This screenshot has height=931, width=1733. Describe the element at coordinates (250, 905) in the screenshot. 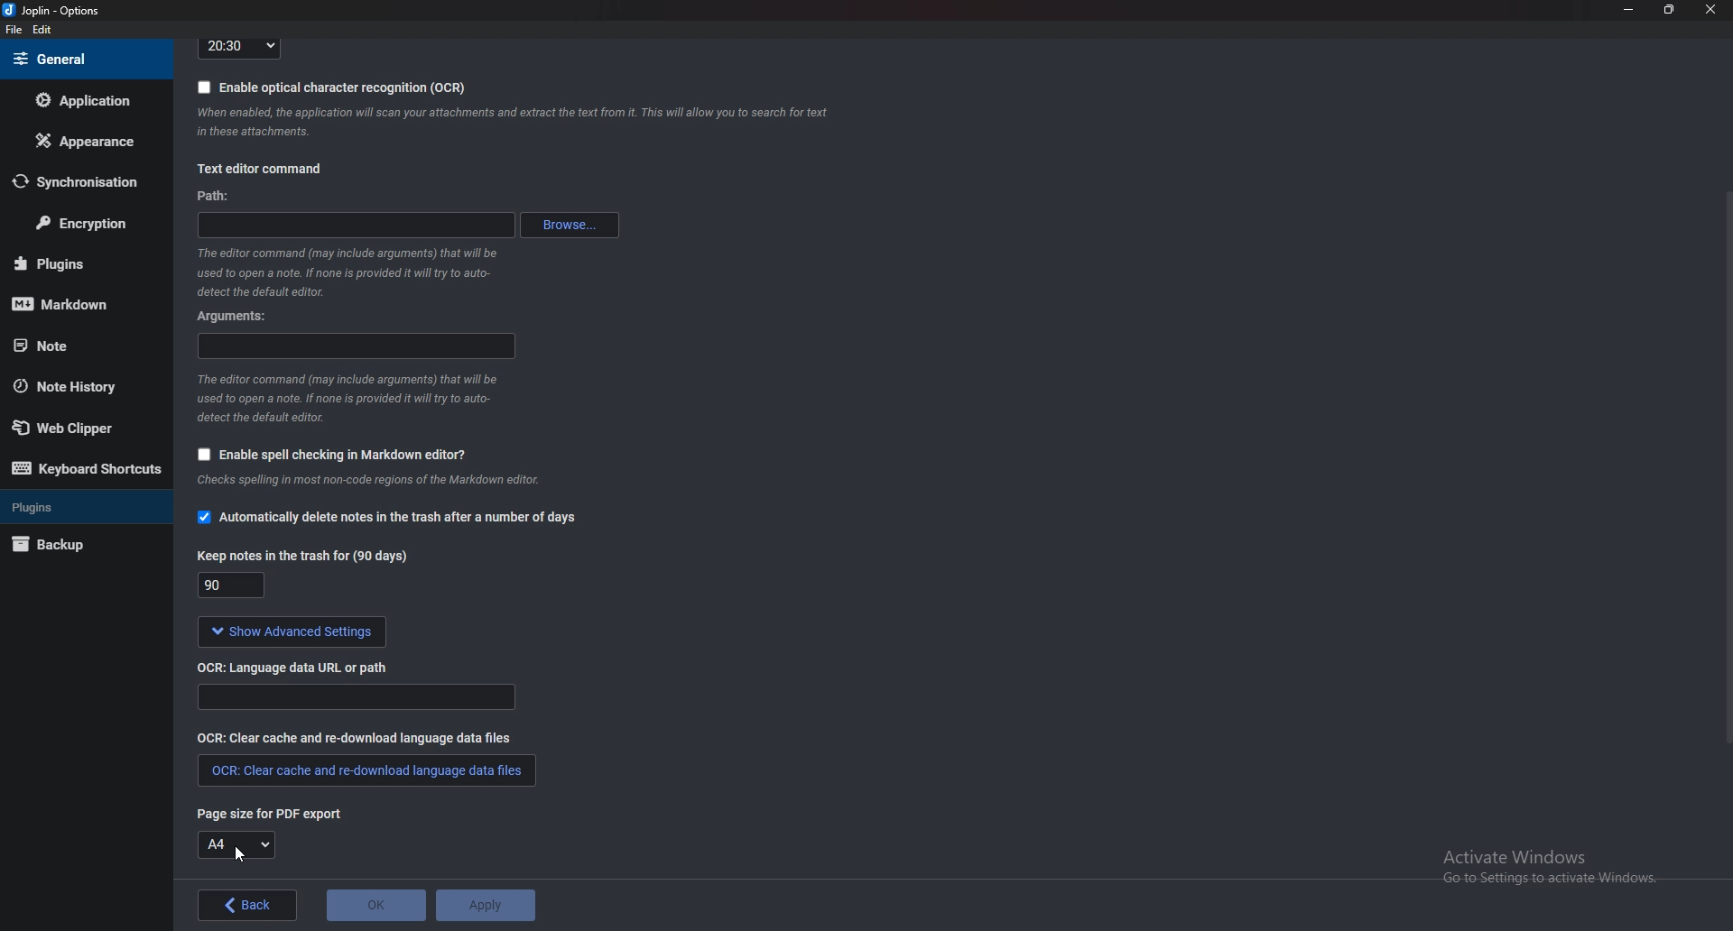

I see `back` at that location.